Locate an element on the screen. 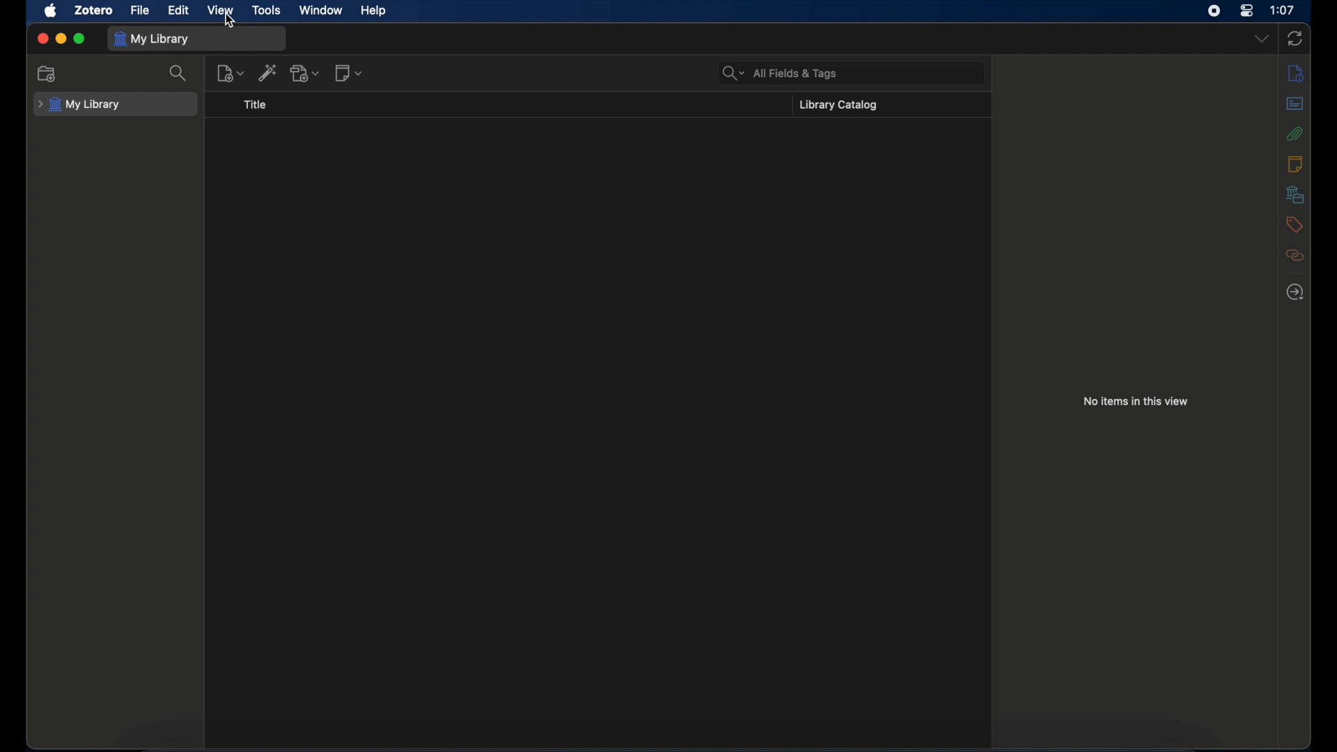 This screenshot has height=752, width=1337. title is located at coordinates (254, 104).